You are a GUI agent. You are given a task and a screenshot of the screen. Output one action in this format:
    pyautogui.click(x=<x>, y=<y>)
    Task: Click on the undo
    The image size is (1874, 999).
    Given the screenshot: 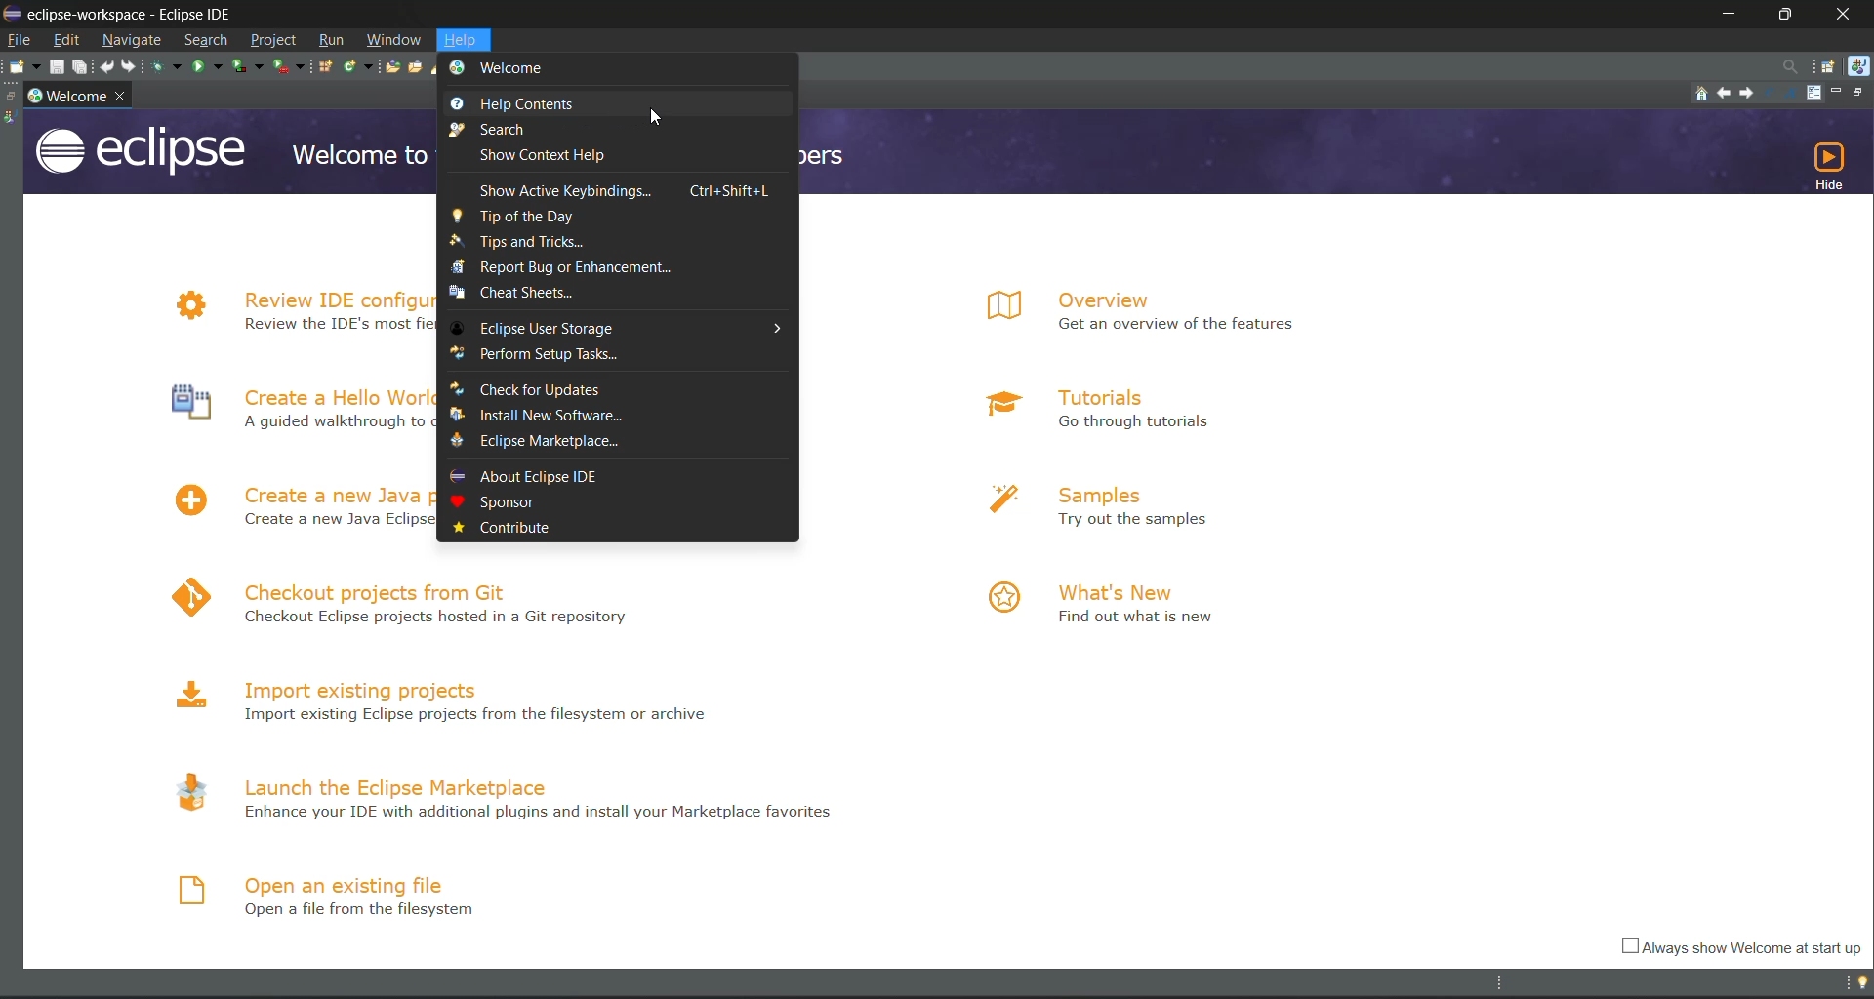 What is the action you would take?
    pyautogui.click(x=104, y=65)
    